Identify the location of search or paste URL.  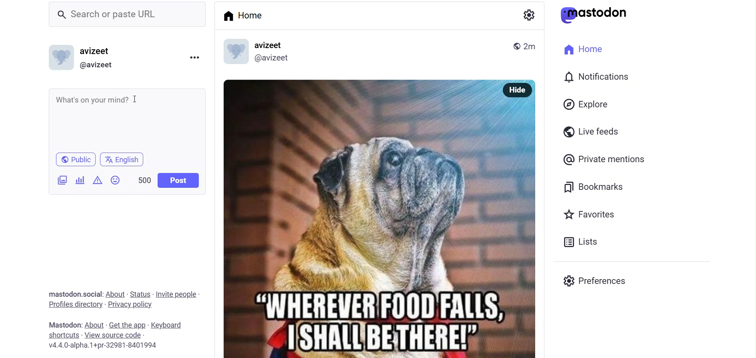
(127, 14).